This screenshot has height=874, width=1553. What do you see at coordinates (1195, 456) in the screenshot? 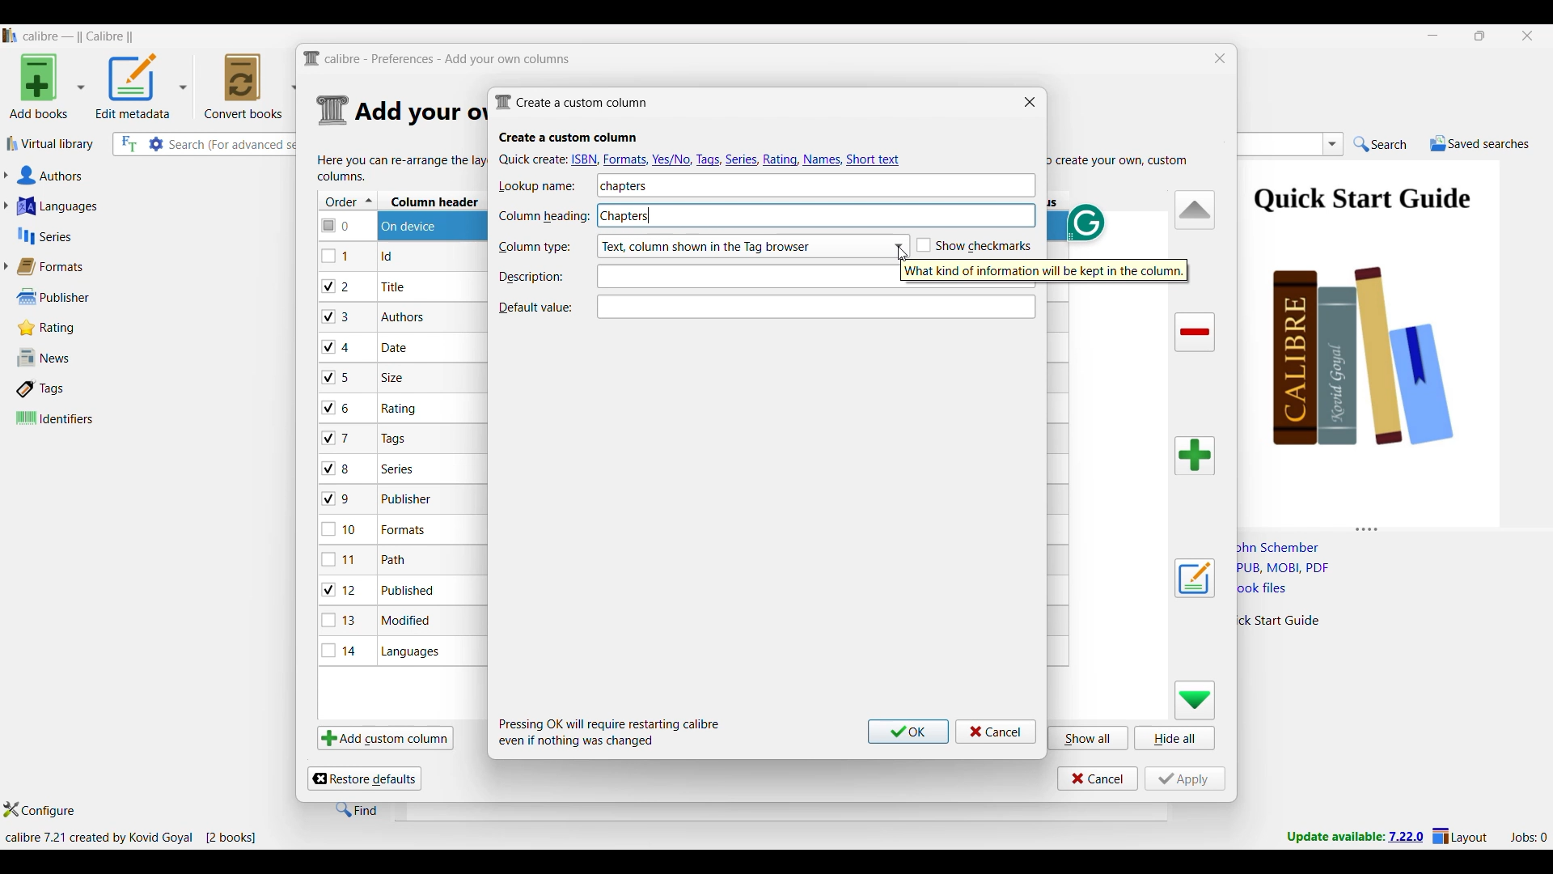
I see `Add column` at bounding box center [1195, 456].